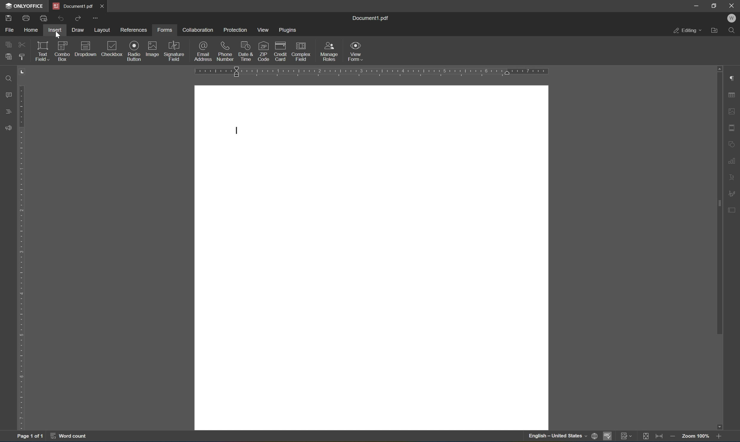 The width and height of the screenshot is (740, 442). Describe the element at coordinates (717, 200) in the screenshot. I see `scroll bar` at that location.